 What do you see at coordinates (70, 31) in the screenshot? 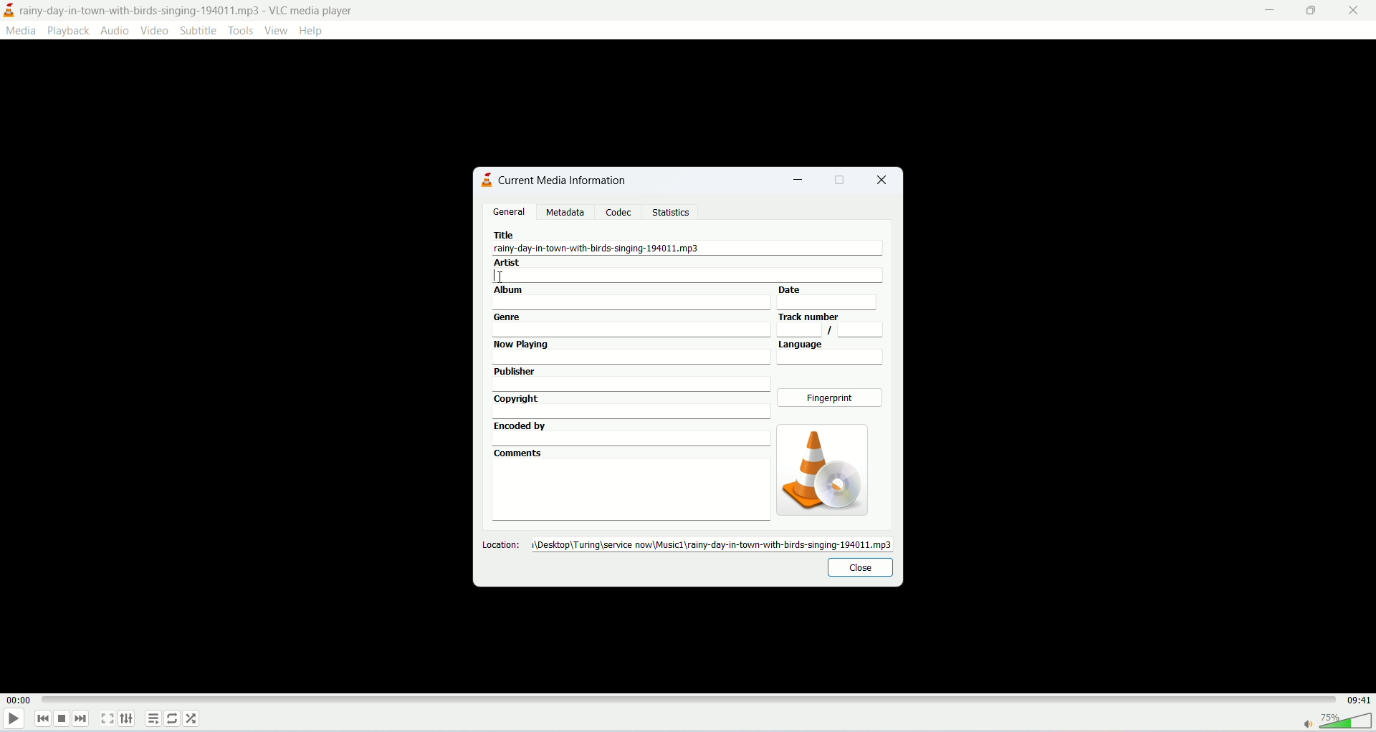
I see `playback` at bounding box center [70, 31].